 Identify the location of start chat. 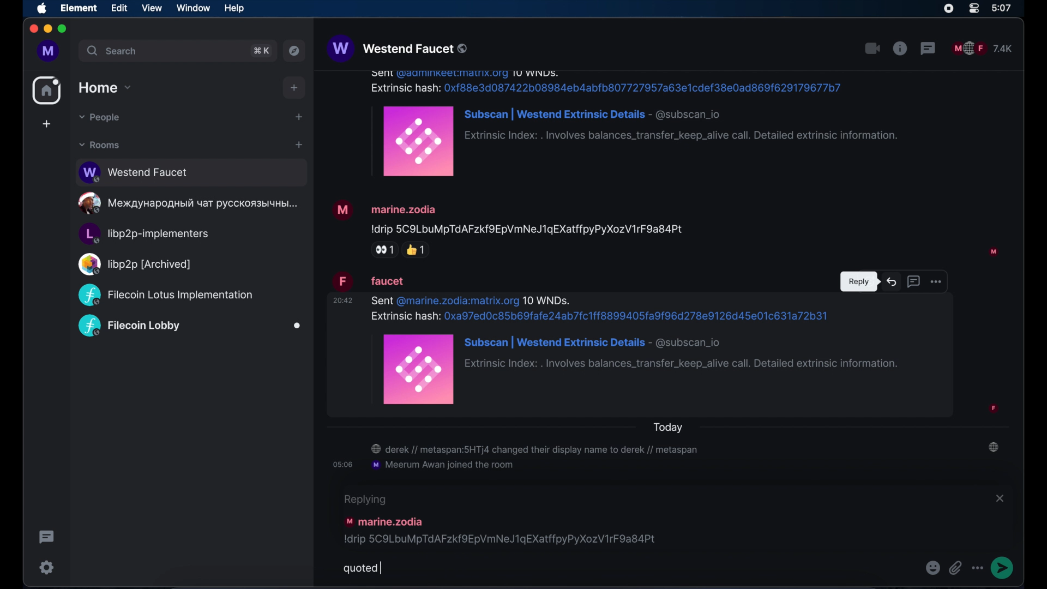
(298, 117).